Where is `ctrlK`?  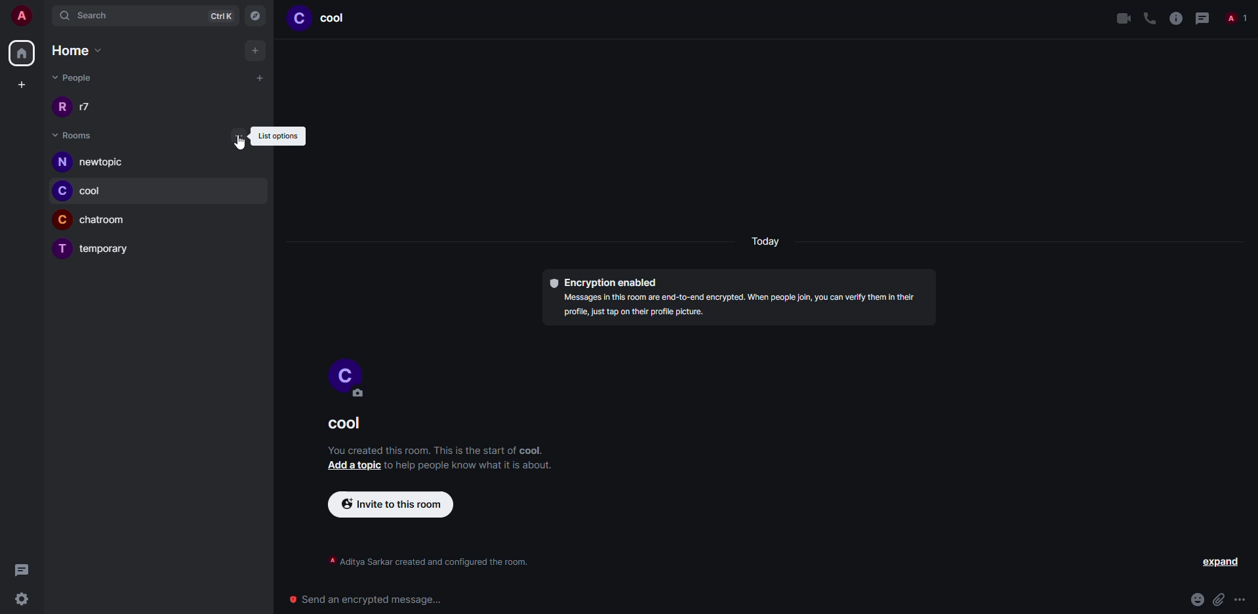 ctrlK is located at coordinates (217, 16).